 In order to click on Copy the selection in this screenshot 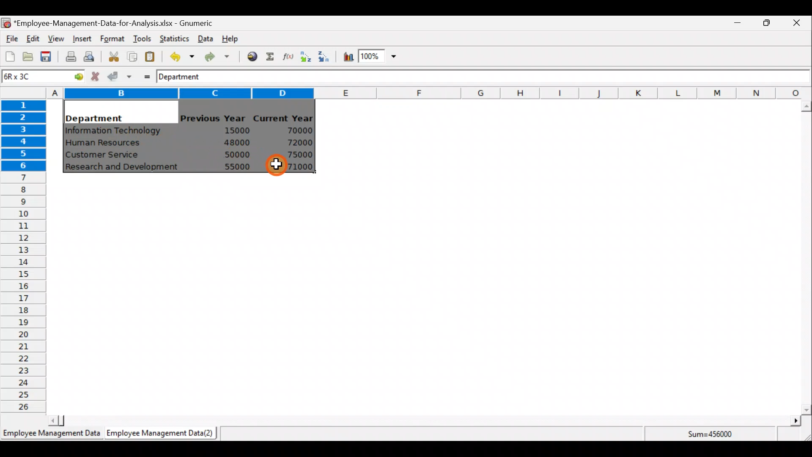, I will do `click(132, 55)`.